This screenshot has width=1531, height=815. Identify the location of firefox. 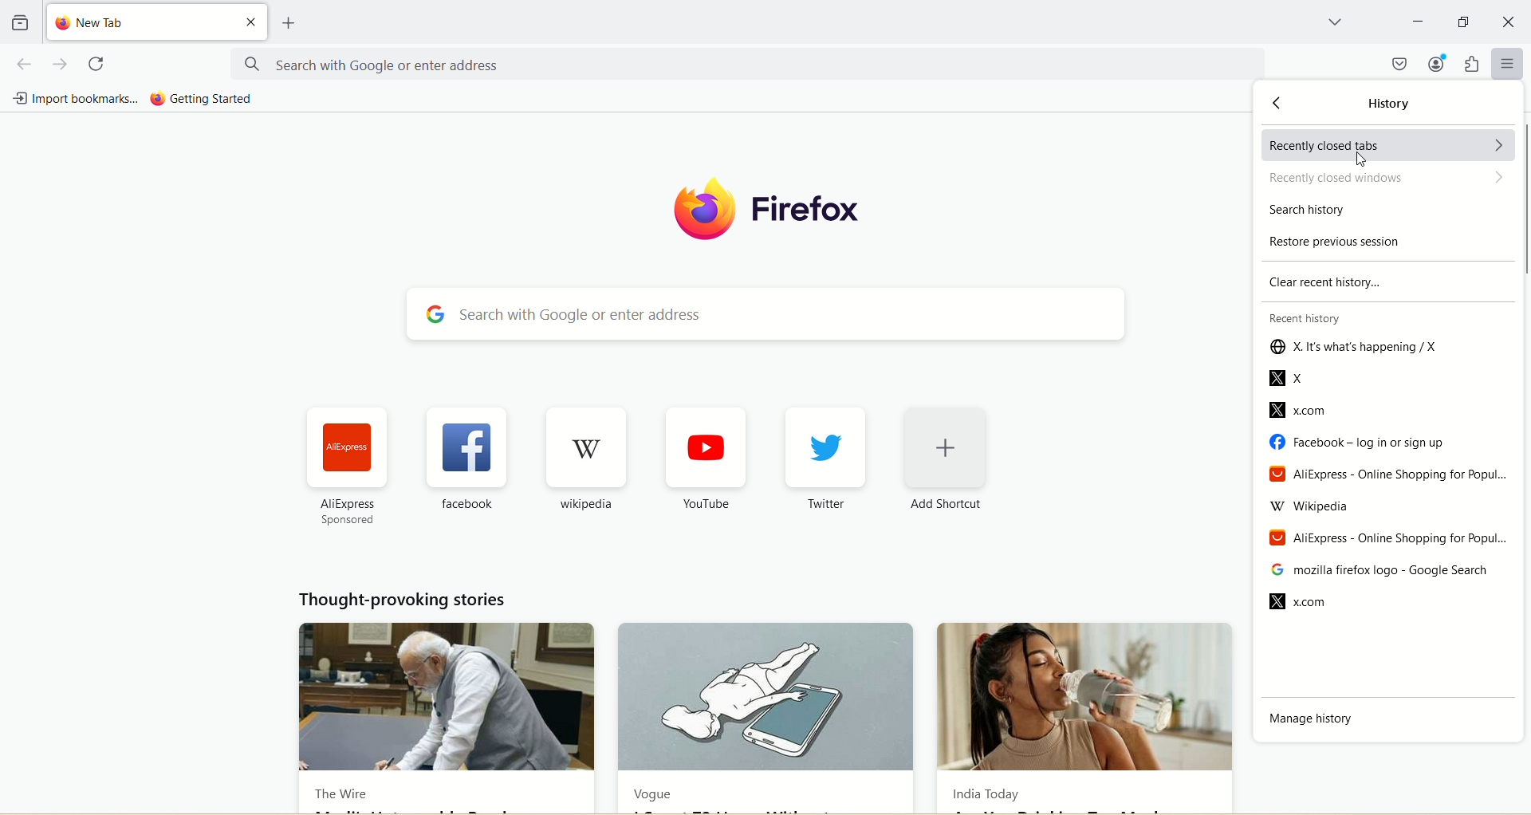
(807, 212).